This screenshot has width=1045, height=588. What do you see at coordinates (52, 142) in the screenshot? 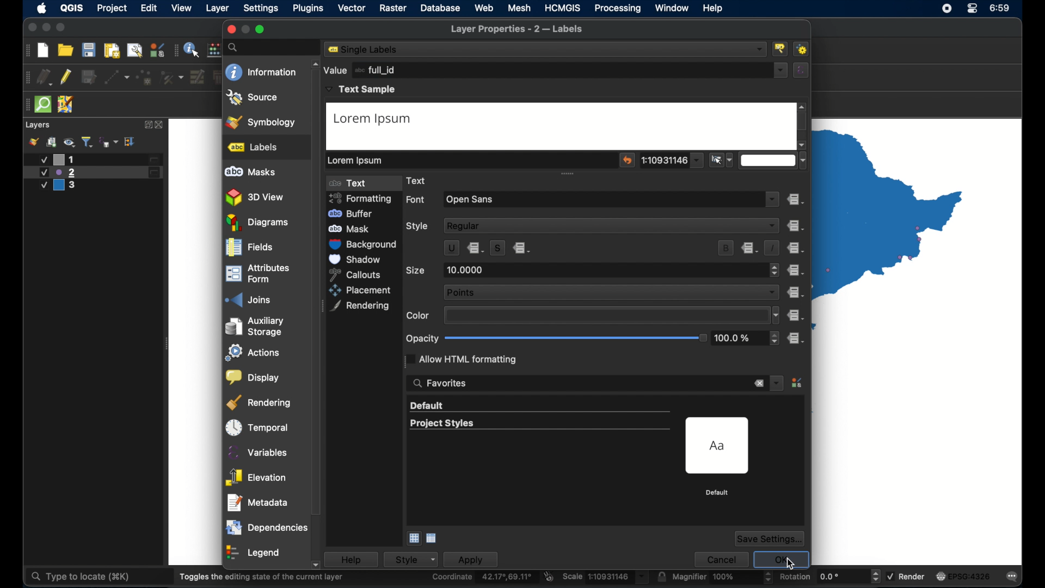
I see `add group` at bounding box center [52, 142].